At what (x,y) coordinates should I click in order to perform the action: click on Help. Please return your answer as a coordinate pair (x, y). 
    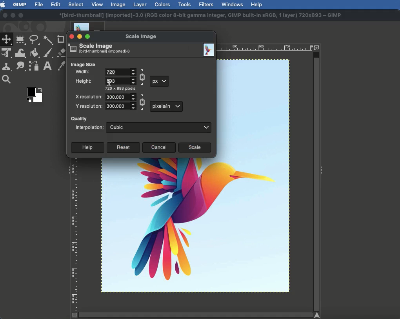
    Looking at the image, I should click on (86, 147).